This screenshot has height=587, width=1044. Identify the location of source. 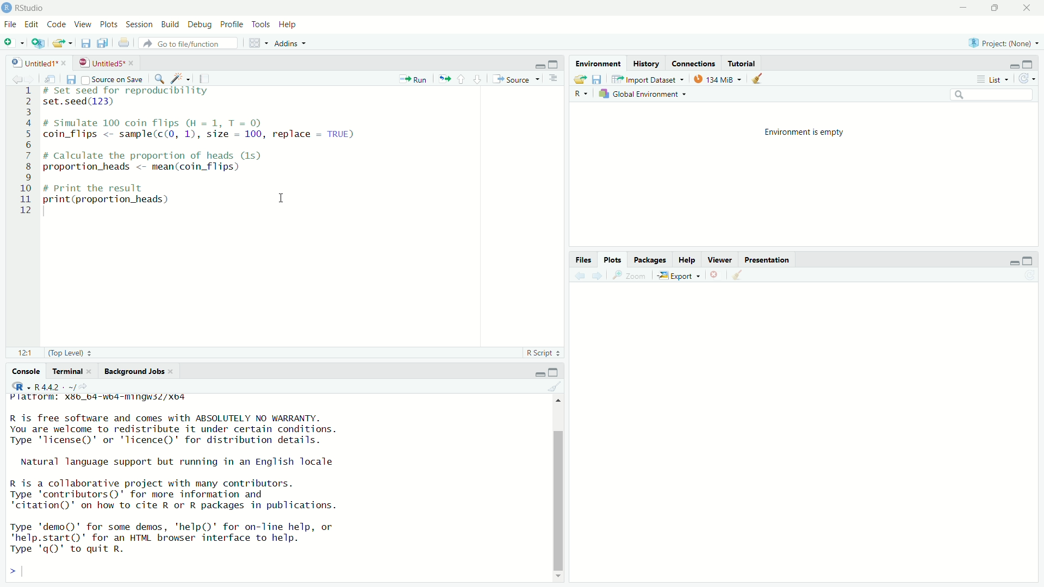
(518, 79).